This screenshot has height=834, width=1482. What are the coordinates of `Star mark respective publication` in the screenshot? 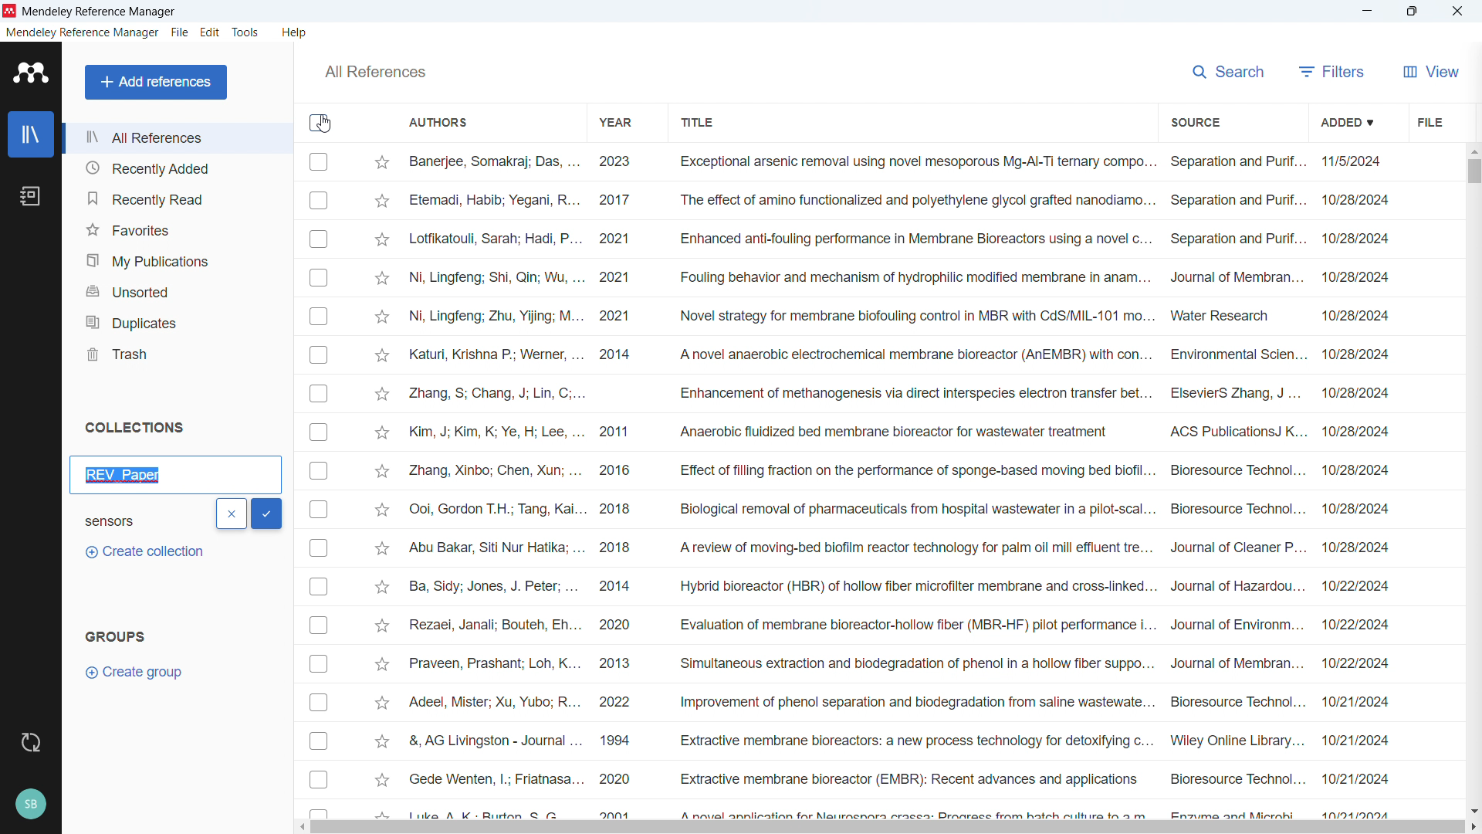 It's located at (383, 587).